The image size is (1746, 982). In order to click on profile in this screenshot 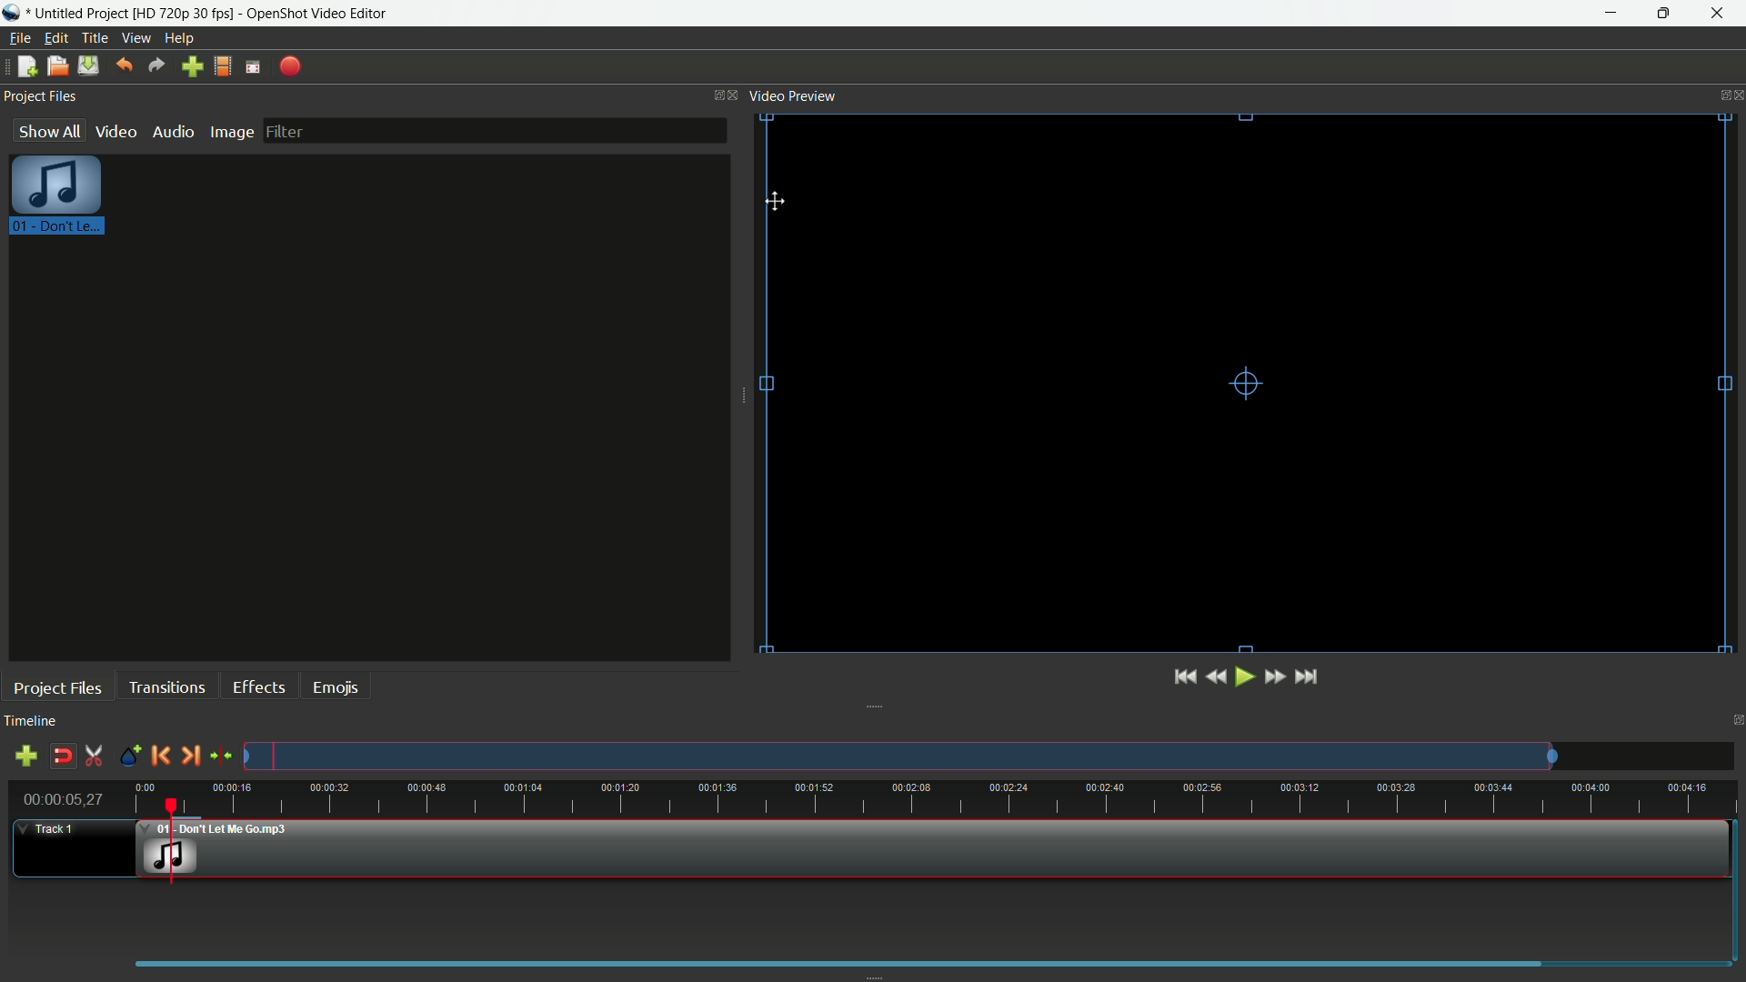, I will do `click(184, 13)`.